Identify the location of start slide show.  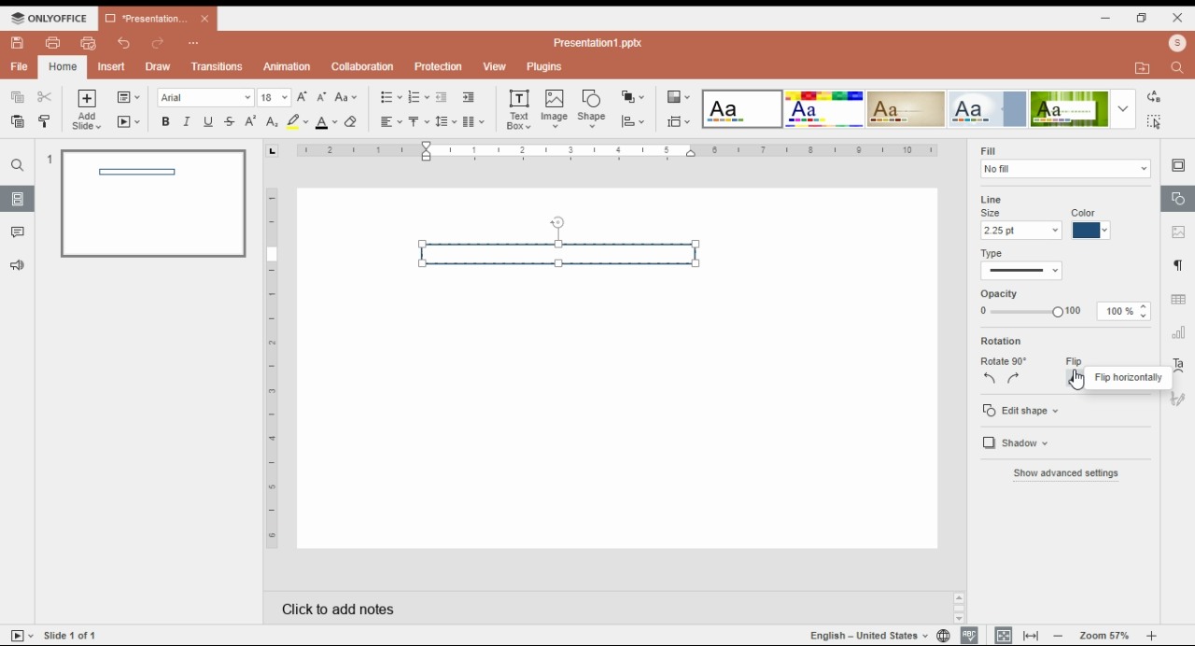
(129, 122).